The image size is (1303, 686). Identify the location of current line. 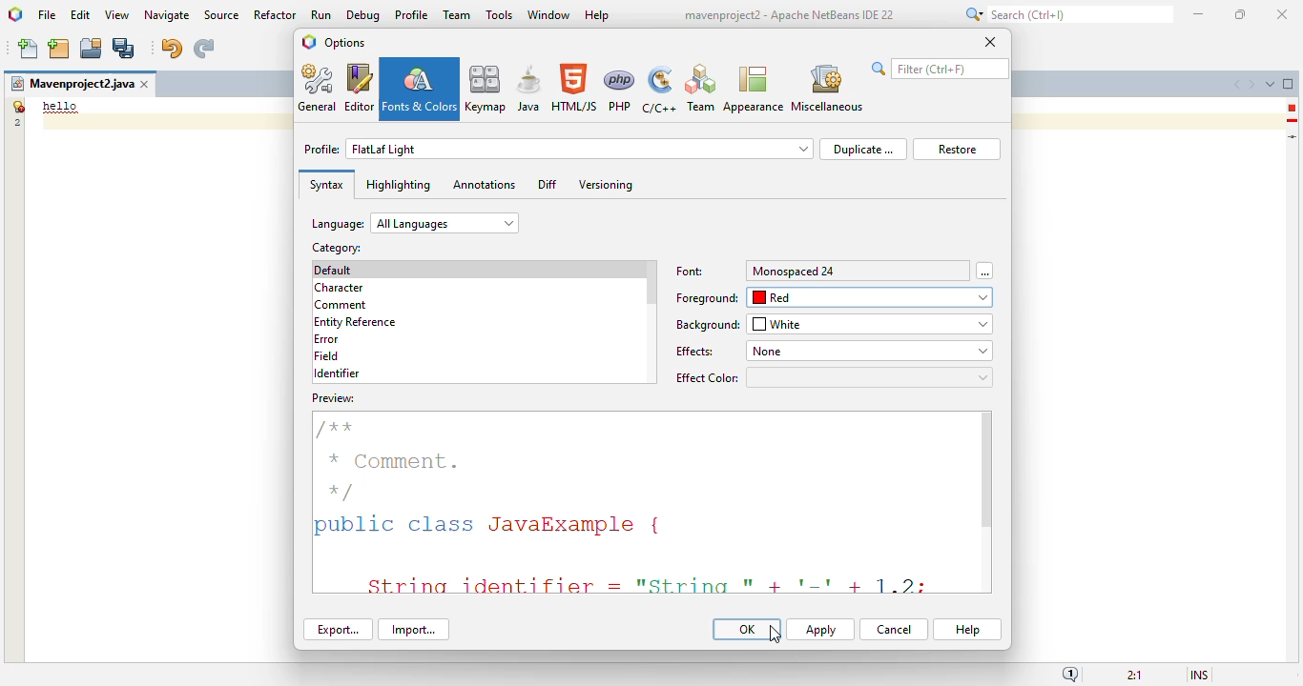
(1293, 136).